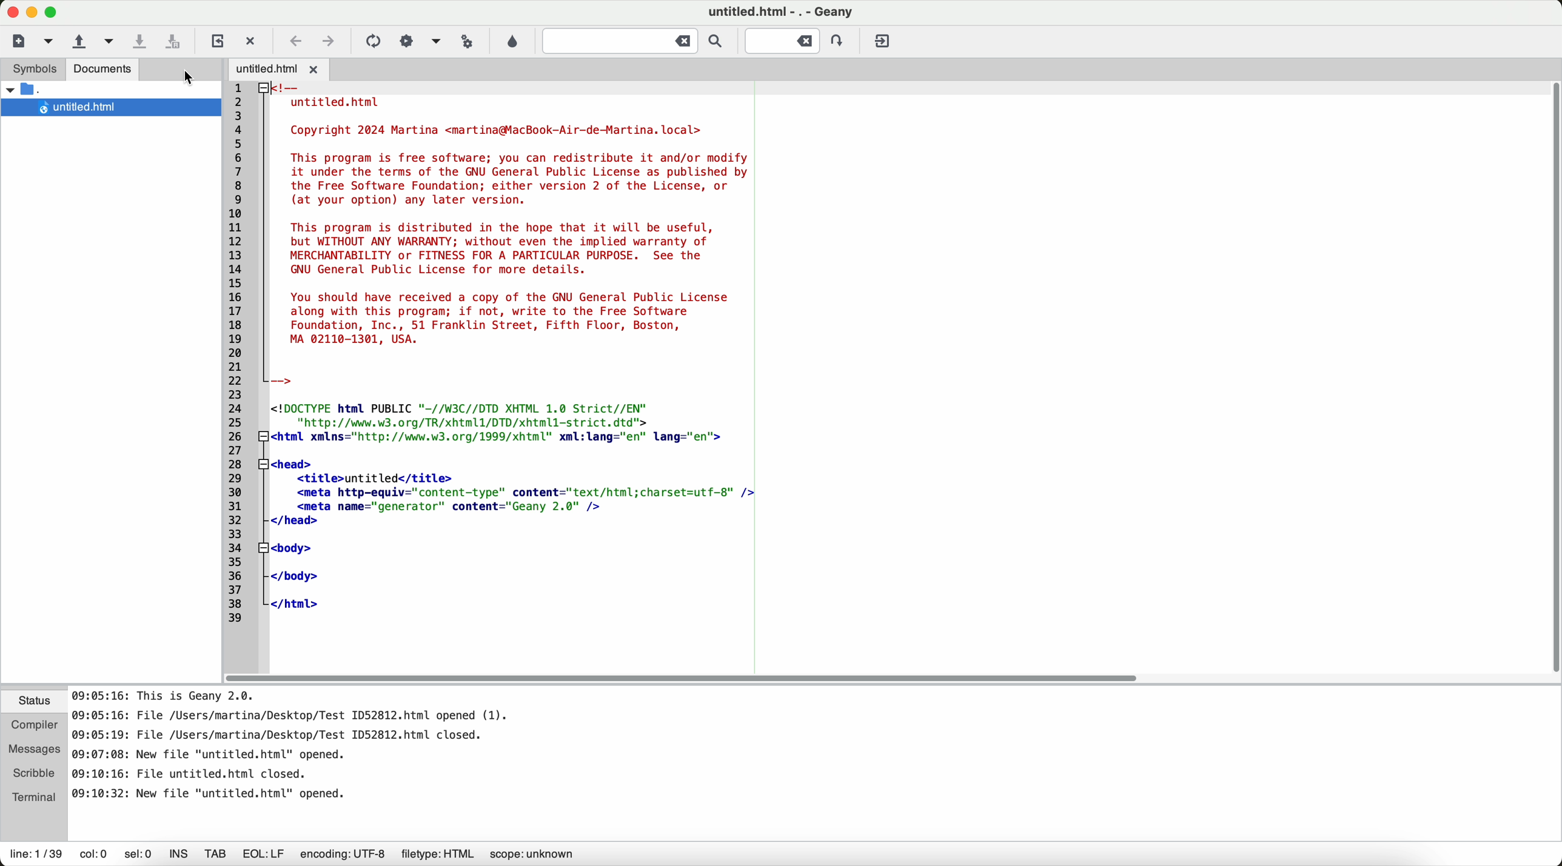 This screenshot has height=866, width=1562. Describe the element at coordinates (373, 42) in the screenshot. I see `compile the current file` at that location.